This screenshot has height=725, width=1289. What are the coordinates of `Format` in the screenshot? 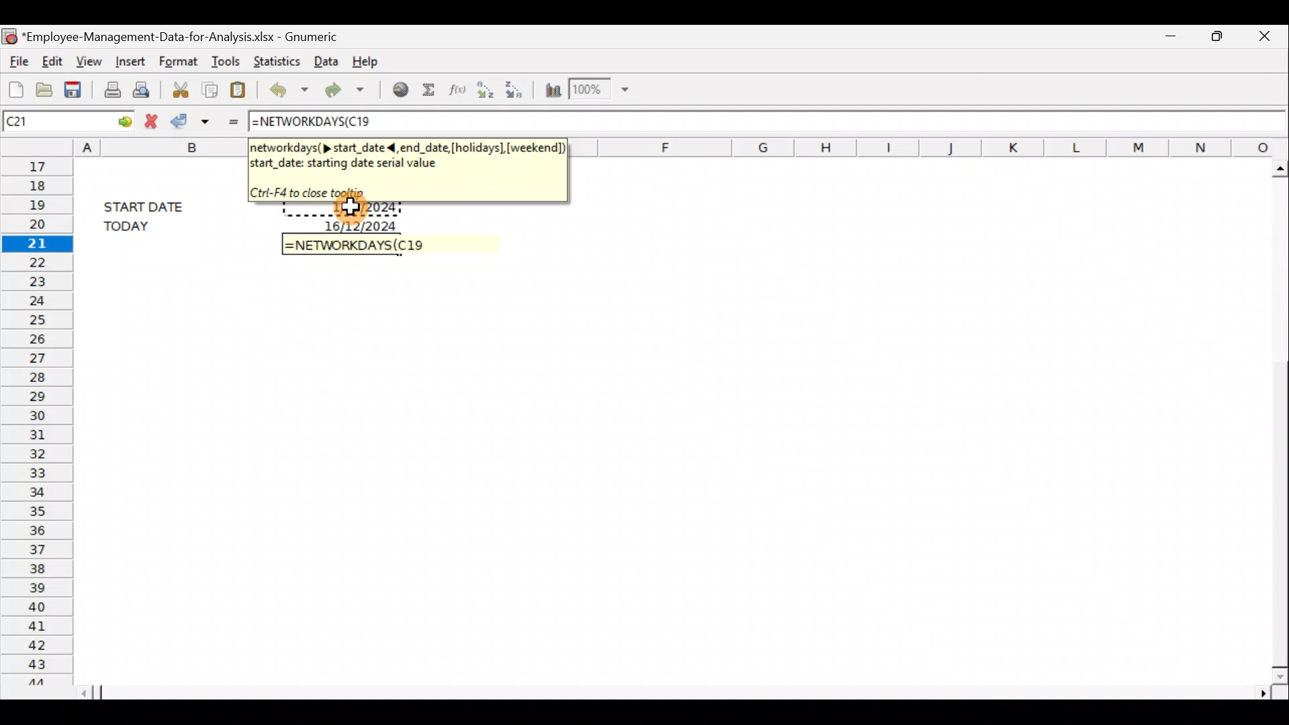 It's located at (180, 60).